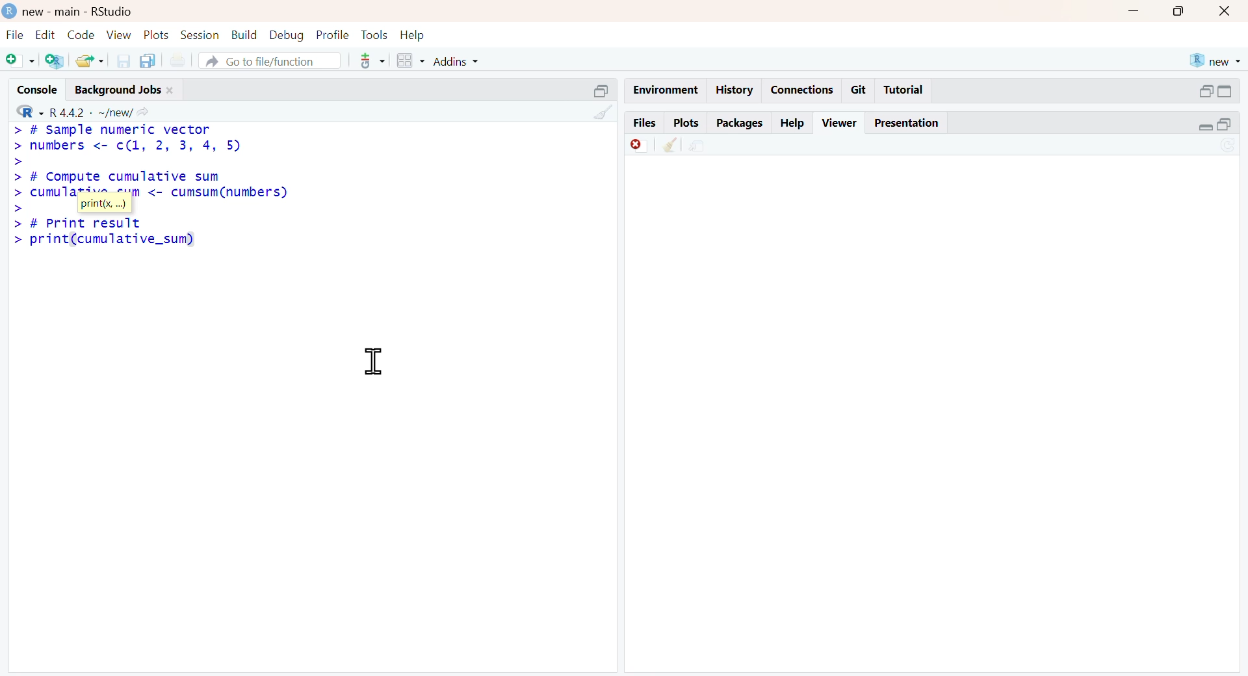 The image size is (1248, 676). I want to click on tools, so click(374, 34).